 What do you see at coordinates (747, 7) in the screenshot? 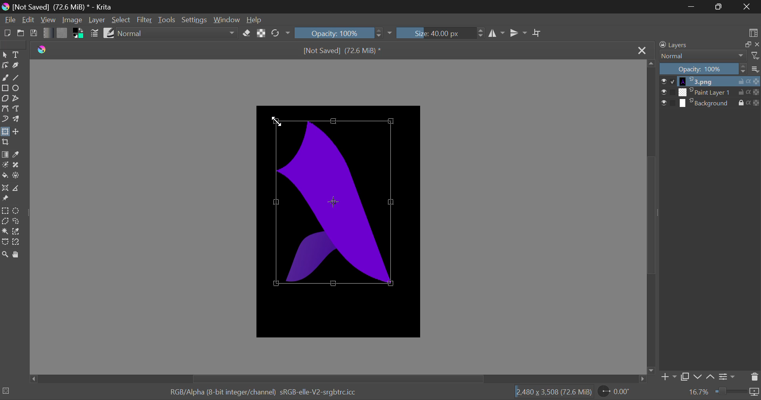
I see `Close` at bounding box center [747, 7].